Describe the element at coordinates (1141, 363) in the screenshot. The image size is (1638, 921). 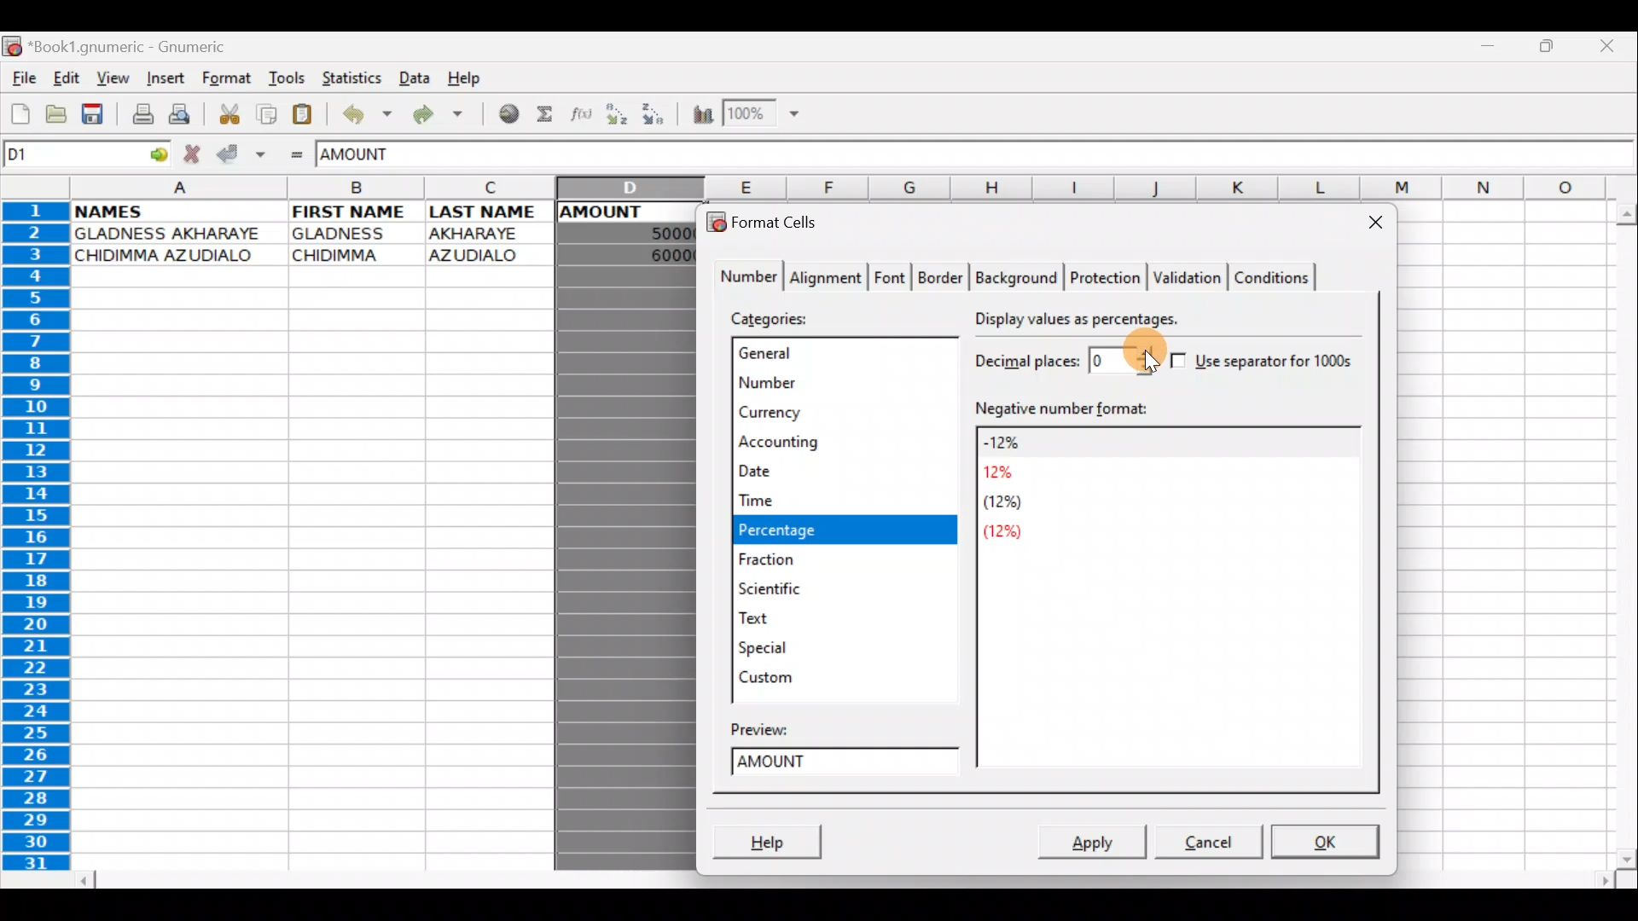
I see `Cursor on decimal places` at that location.